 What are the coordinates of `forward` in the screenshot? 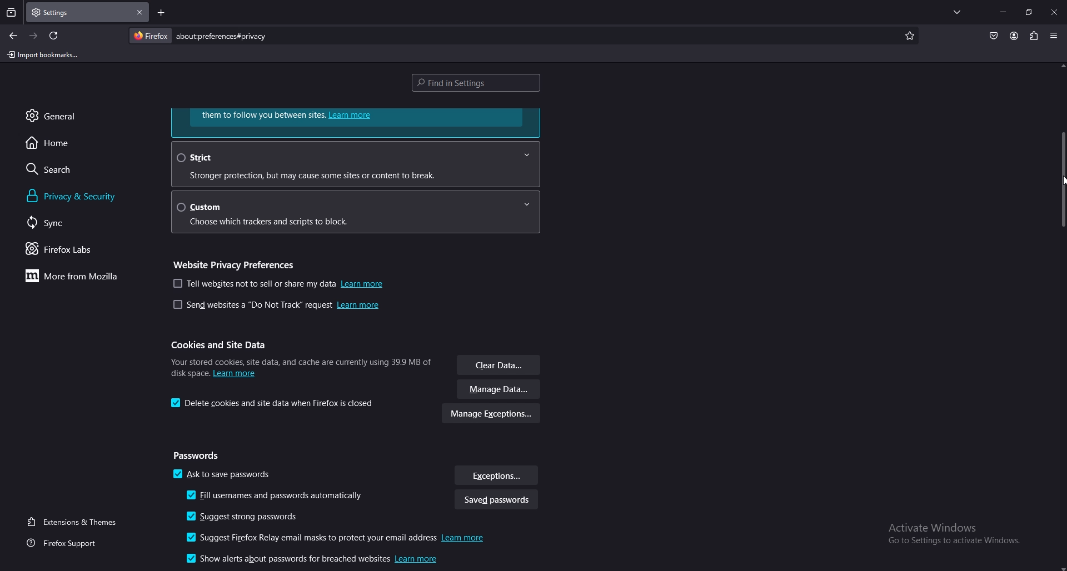 It's located at (34, 36).